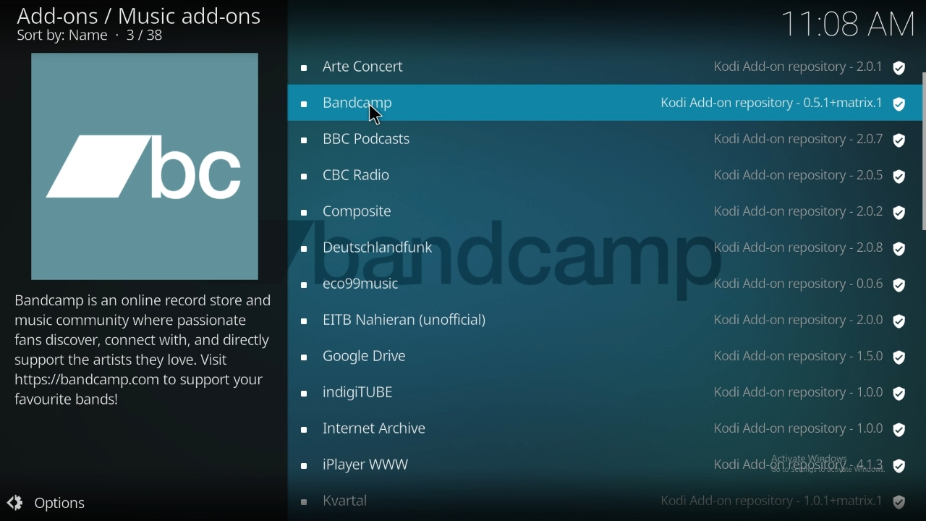 The image size is (926, 521). What do you see at coordinates (375, 115) in the screenshot?
I see `cursor` at bounding box center [375, 115].